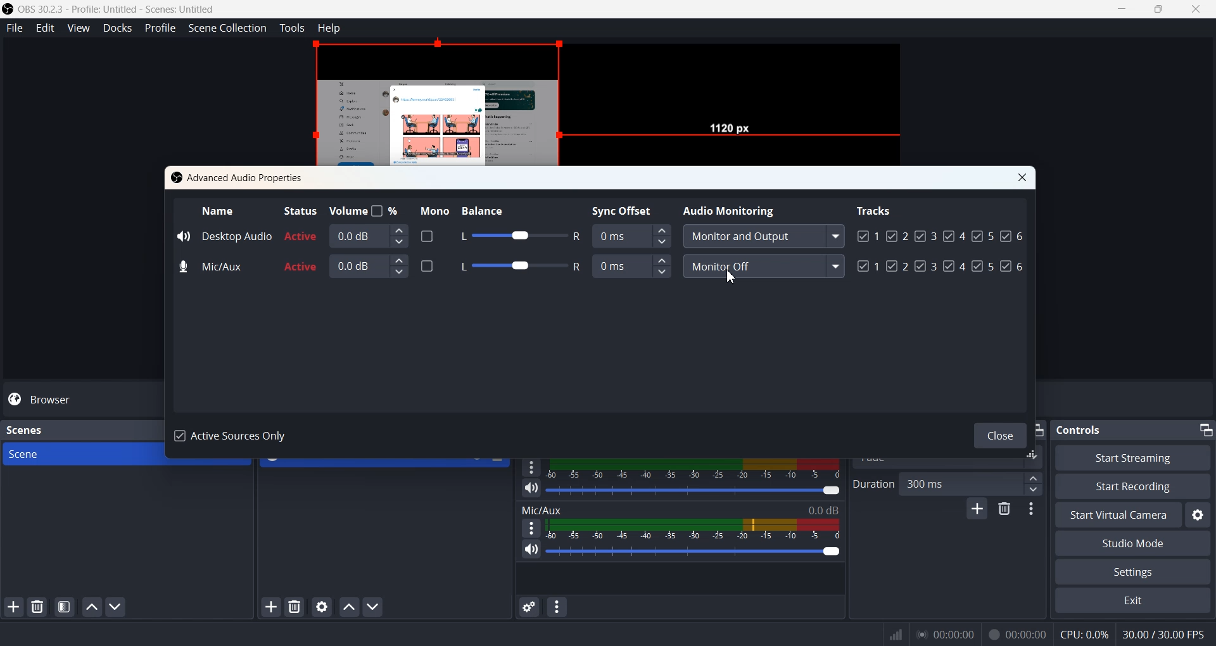 Image resolution: width=1216 pixels, height=646 pixels. Describe the element at coordinates (516, 264) in the screenshot. I see `Balance adjuster` at that location.